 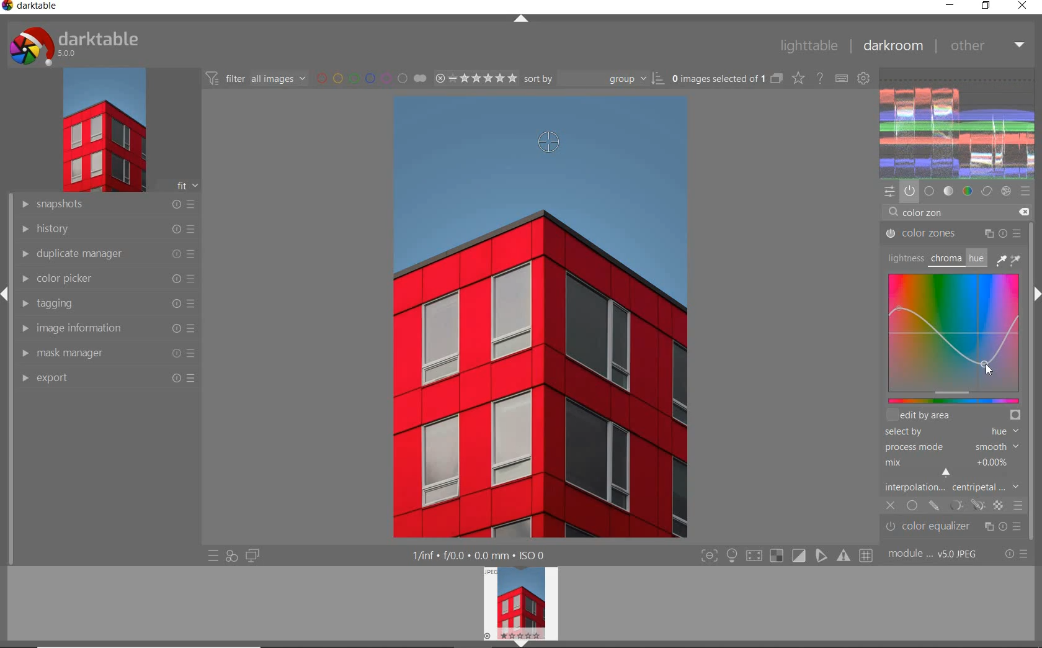 I want to click on correct, so click(x=987, y=192).